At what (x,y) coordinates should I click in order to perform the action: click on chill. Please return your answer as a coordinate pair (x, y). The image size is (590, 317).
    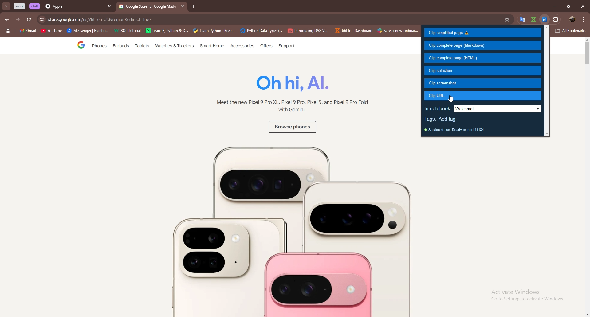
    Looking at the image, I should click on (35, 6).